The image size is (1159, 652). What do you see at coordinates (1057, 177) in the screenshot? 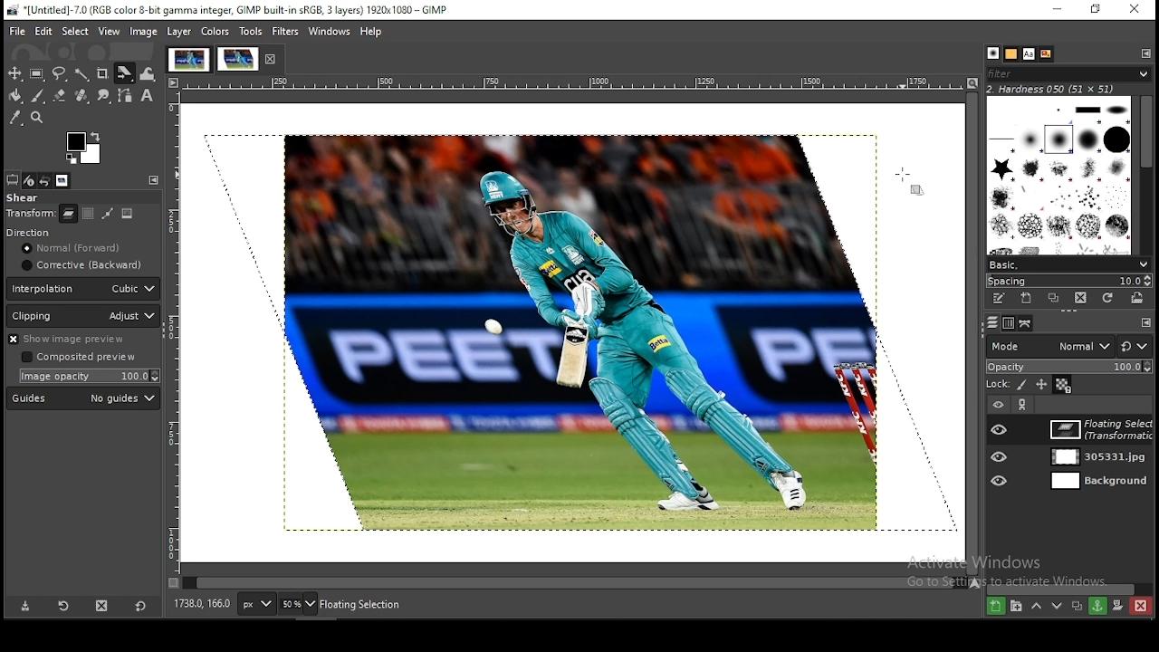
I see `brushes` at bounding box center [1057, 177].